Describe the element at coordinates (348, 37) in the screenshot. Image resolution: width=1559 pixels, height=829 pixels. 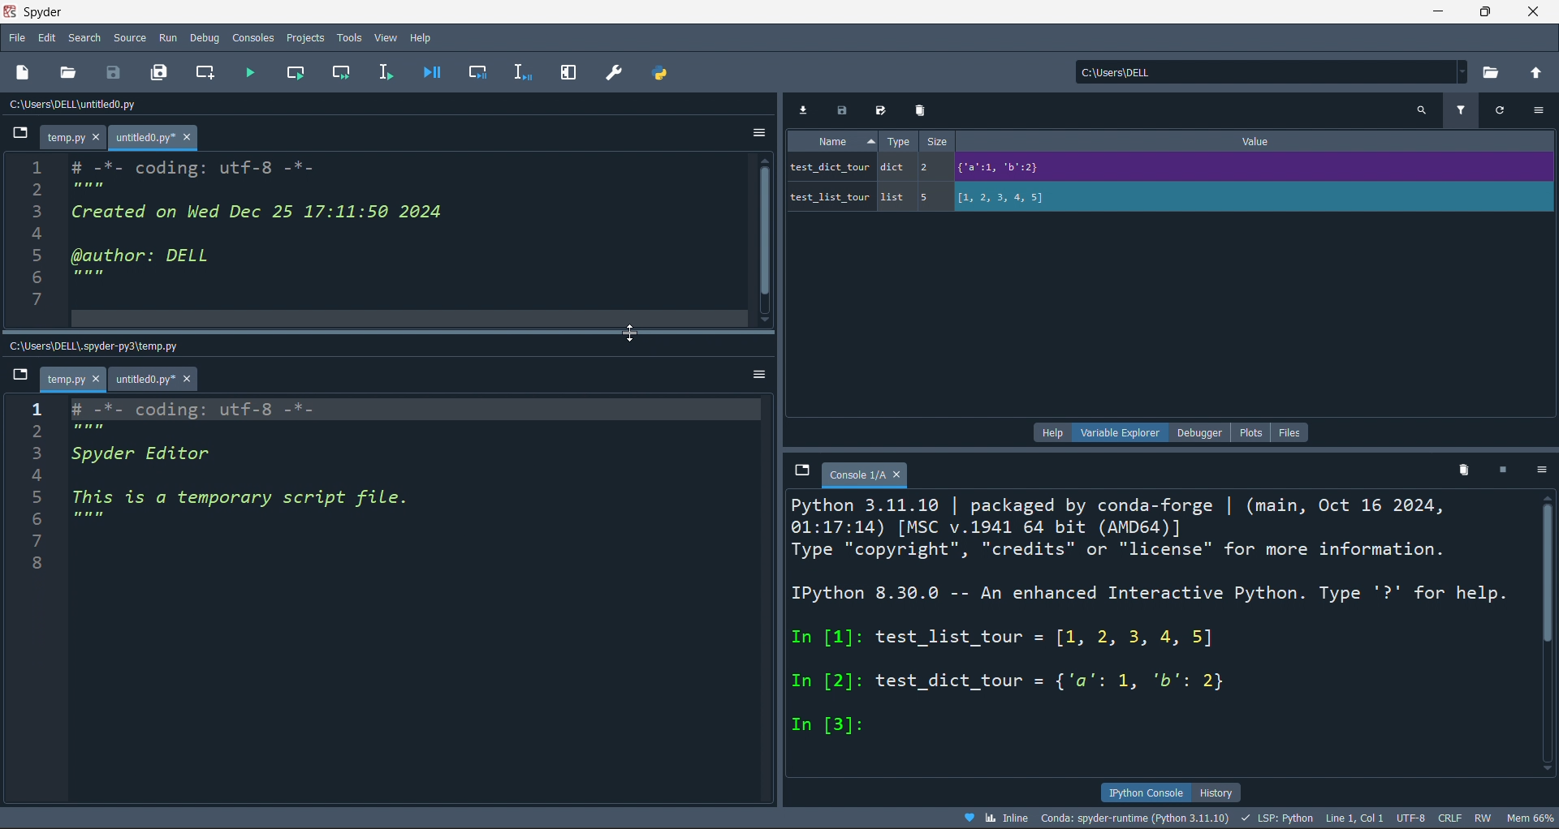
I see `tools` at that location.